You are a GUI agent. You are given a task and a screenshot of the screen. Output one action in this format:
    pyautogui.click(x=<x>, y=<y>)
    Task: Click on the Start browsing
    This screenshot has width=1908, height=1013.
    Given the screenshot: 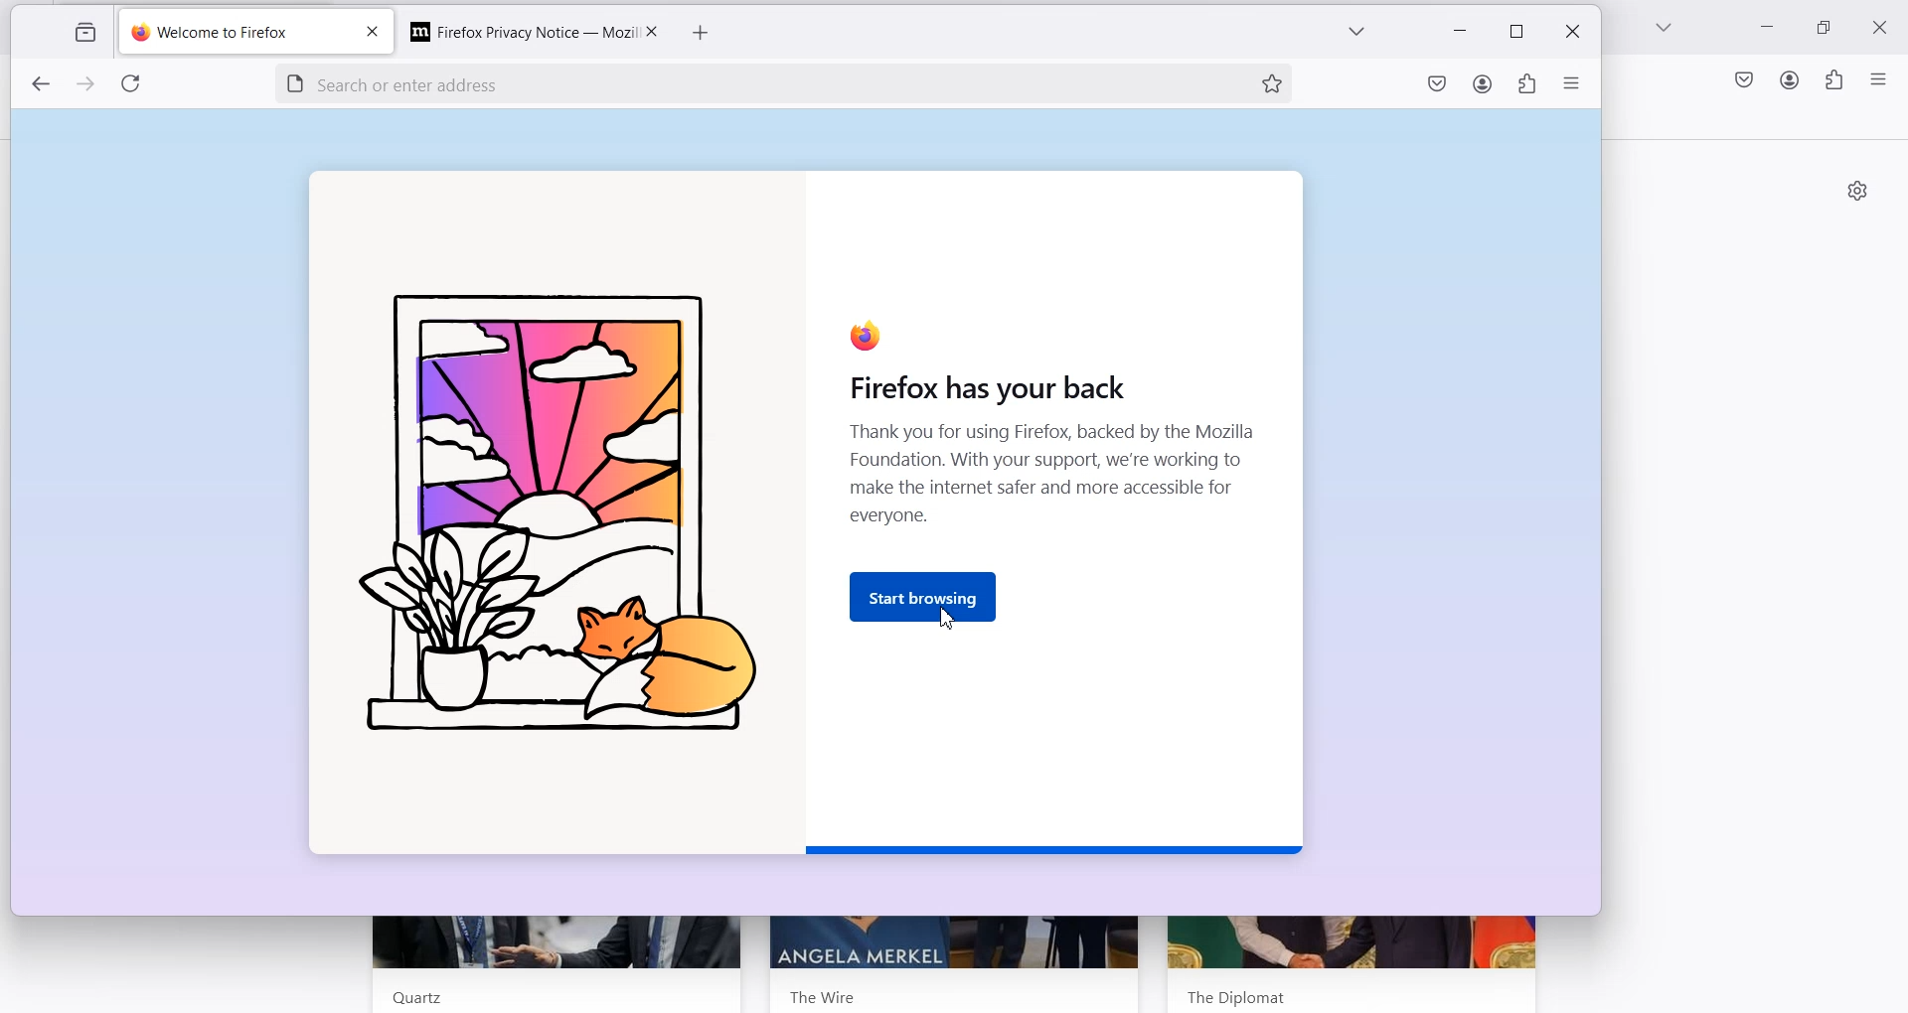 What is the action you would take?
    pyautogui.click(x=927, y=592)
    